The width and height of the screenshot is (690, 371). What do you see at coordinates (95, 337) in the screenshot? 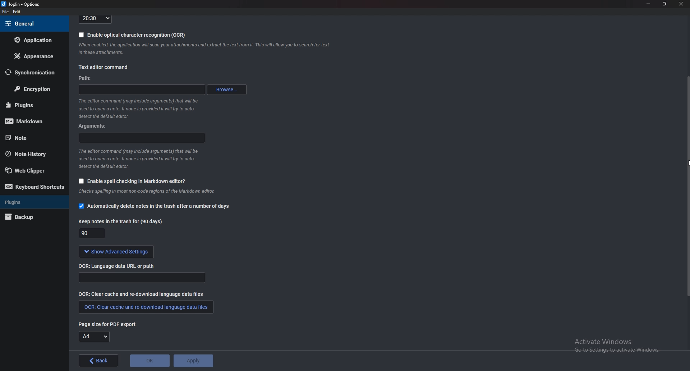
I see `a4` at bounding box center [95, 337].